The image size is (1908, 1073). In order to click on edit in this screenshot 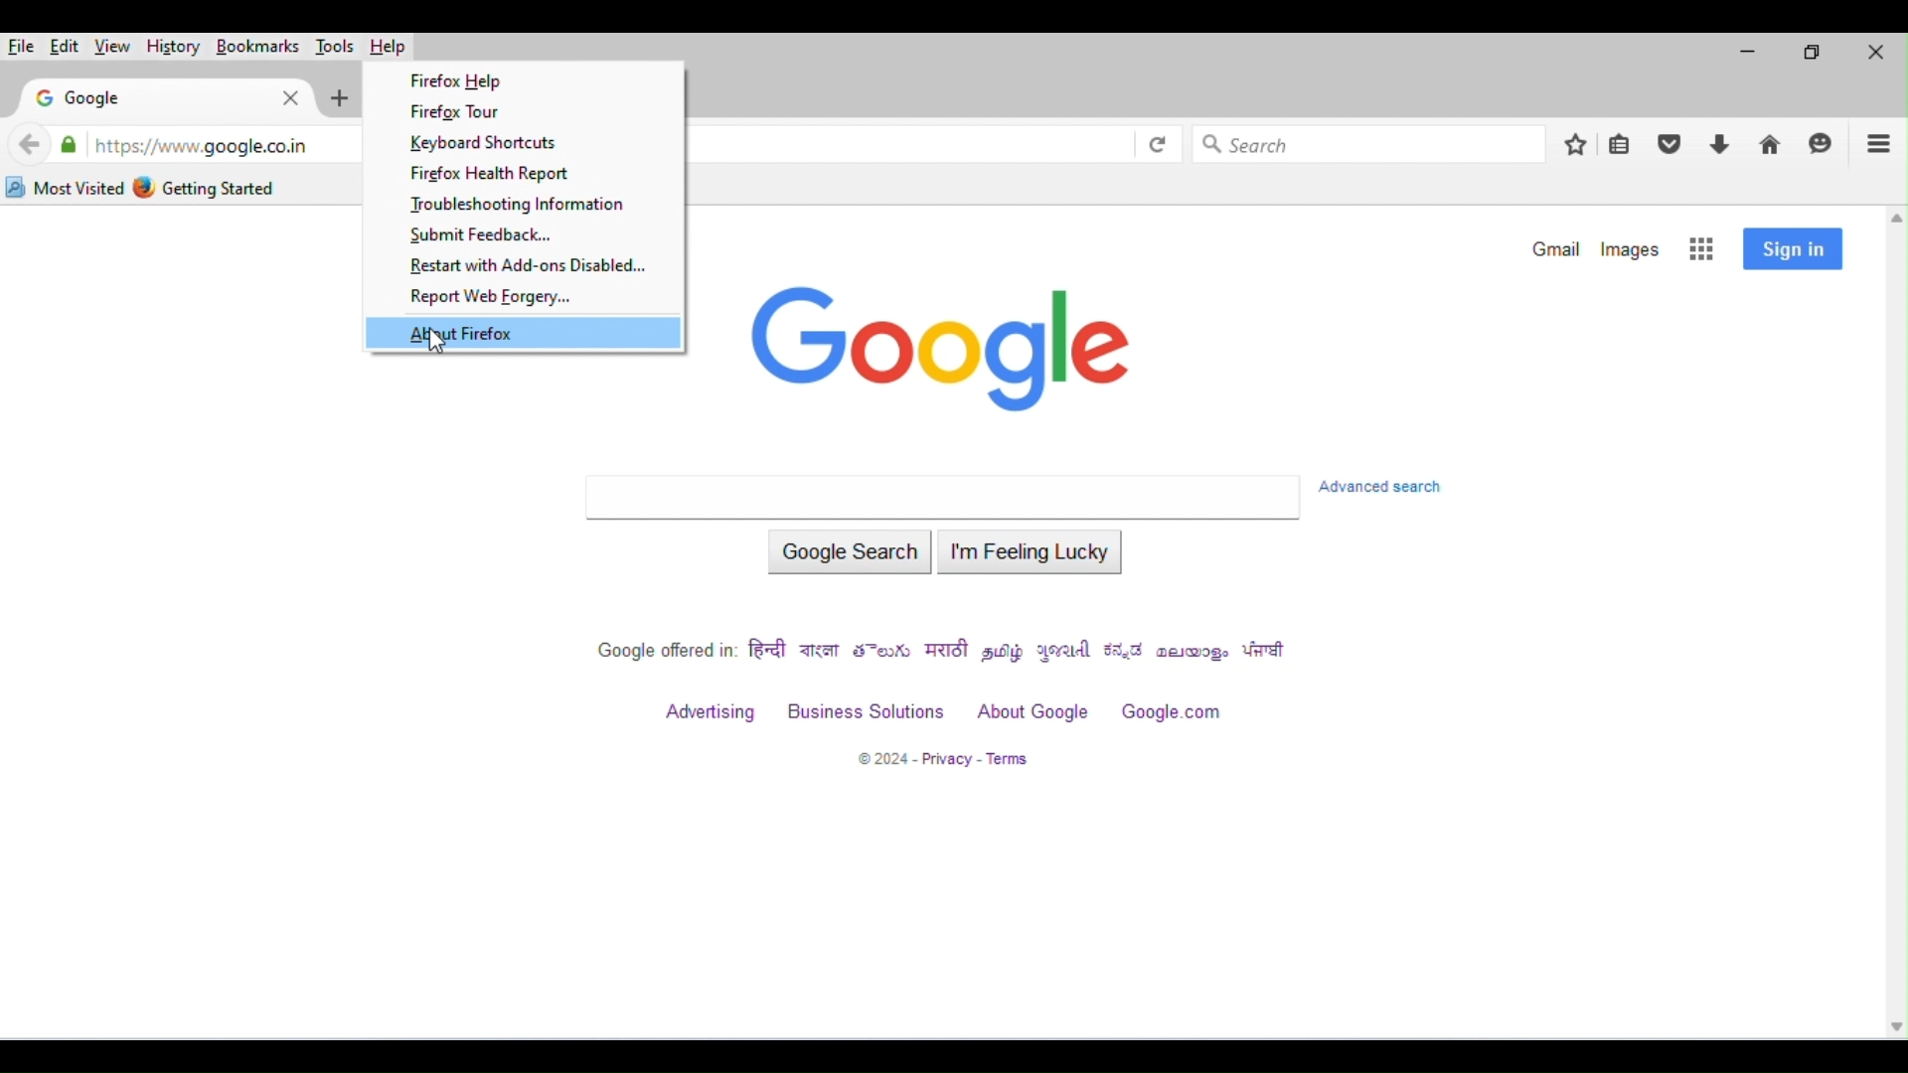, I will do `click(65, 46)`.